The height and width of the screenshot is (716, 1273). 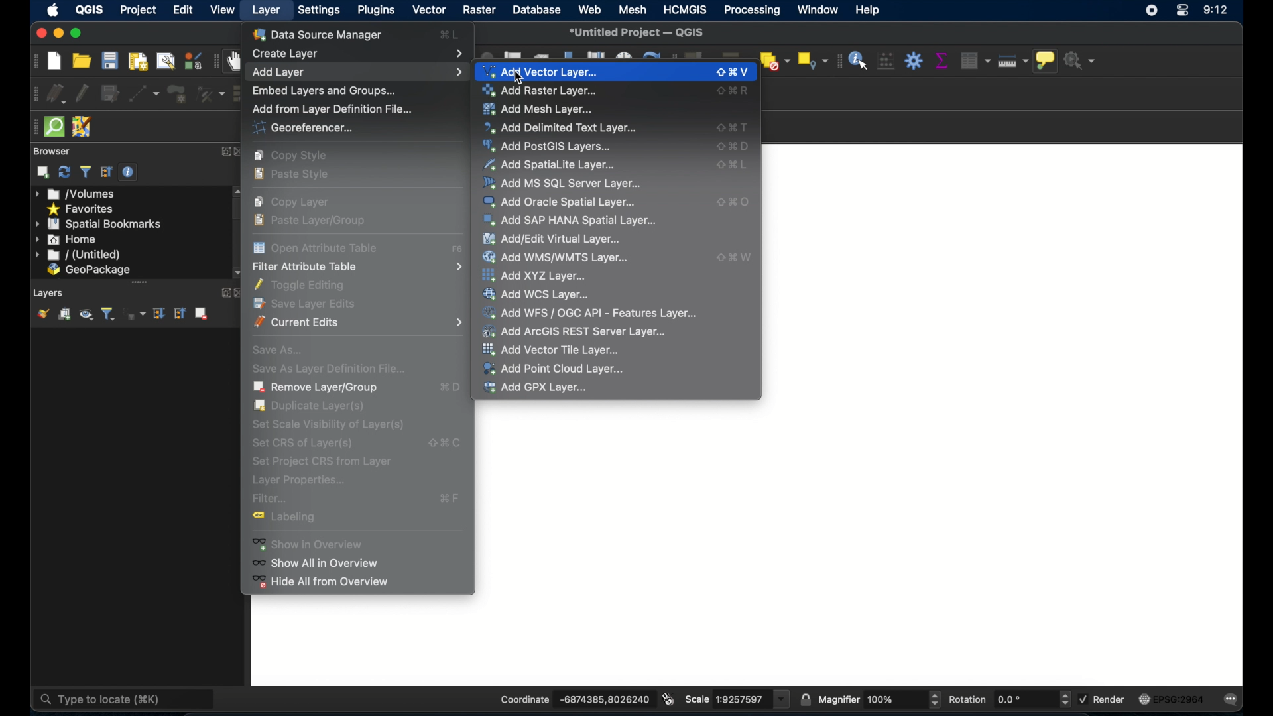 I want to click on Add MS SQL Server Layer..., so click(x=618, y=182).